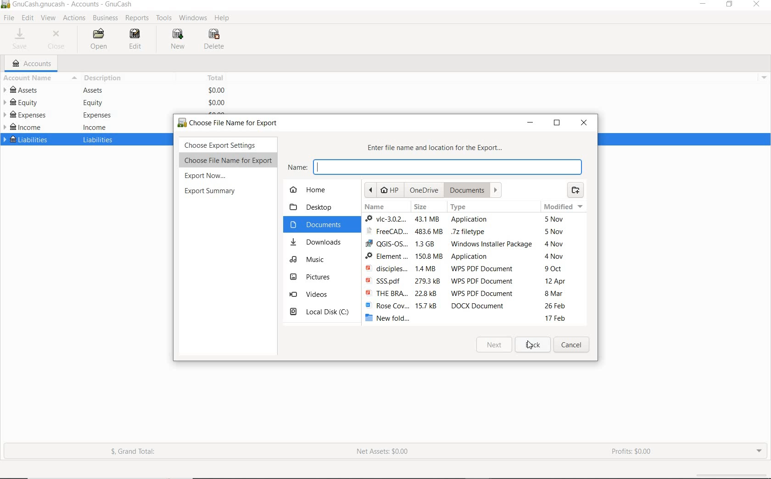 Image resolution: width=771 pixels, height=479 pixels. What do you see at coordinates (100, 139) in the screenshot?
I see `liabilities` at bounding box center [100, 139].